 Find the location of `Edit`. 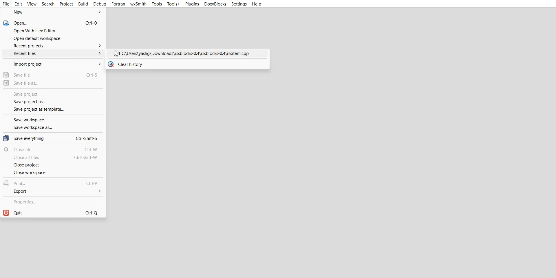

Edit is located at coordinates (19, 4).